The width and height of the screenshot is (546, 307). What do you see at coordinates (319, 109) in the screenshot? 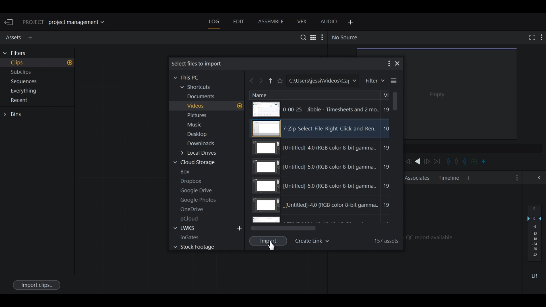
I see `jibble timesheet` at bounding box center [319, 109].